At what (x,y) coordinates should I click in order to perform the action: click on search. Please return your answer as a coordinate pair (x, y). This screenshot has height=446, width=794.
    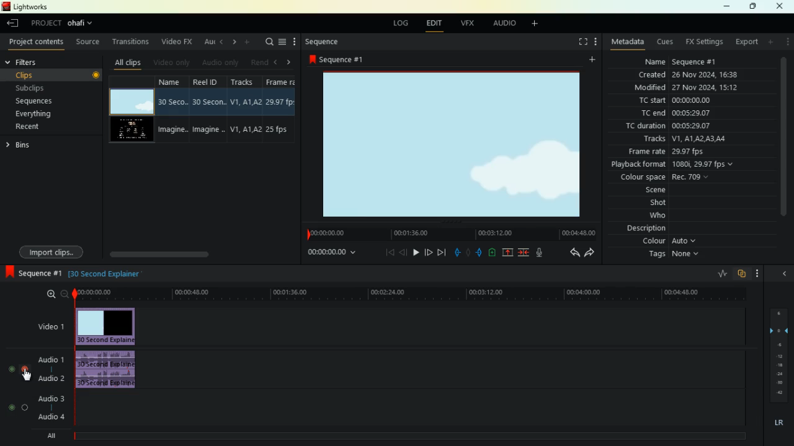
    Looking at the image, I should click on (268, 42).